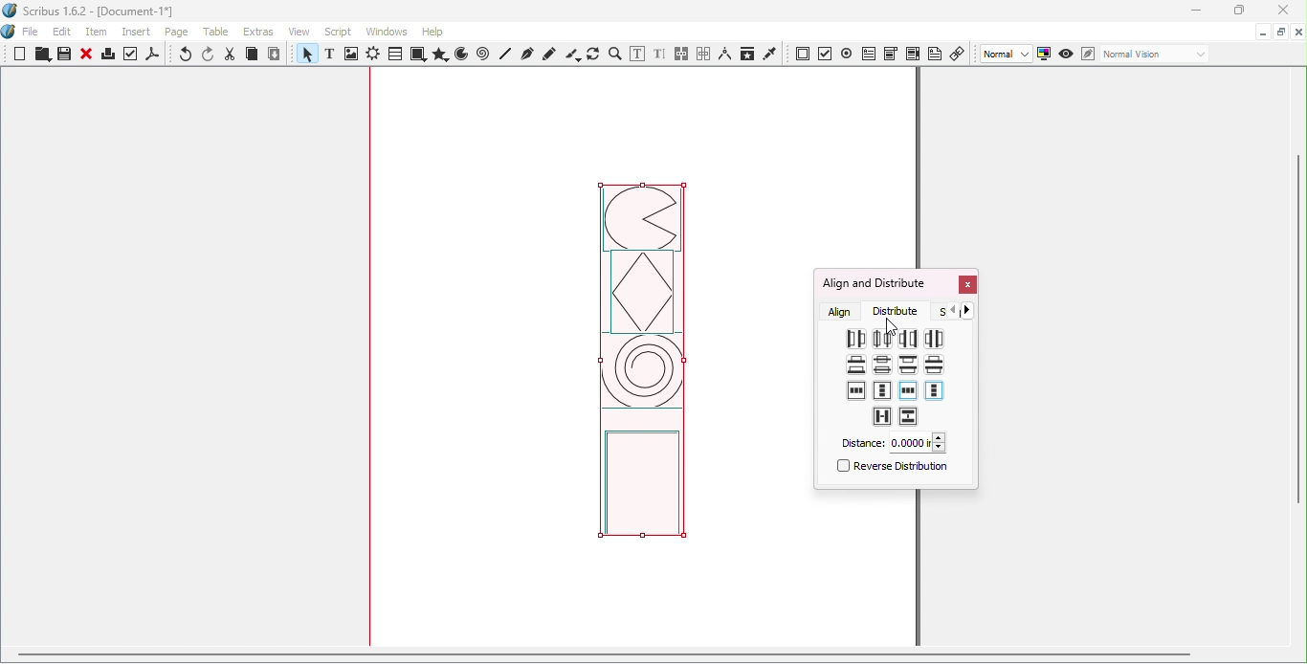  Describe the element at coordinates (485, 55) in the screenshot. I see `Spiral` at that location.